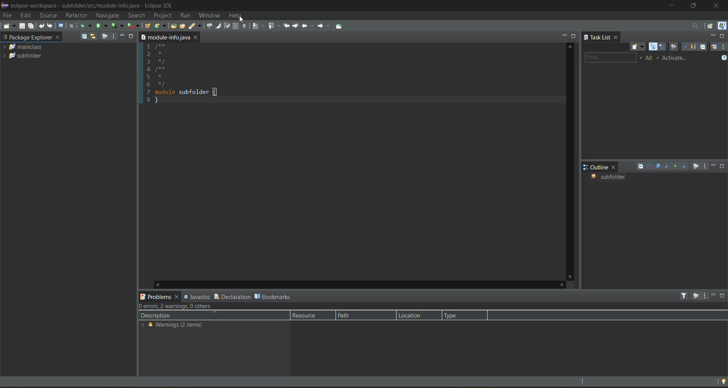 Image resolution: width=728 pixels, height=388 pixels. I want to click on type, so click(457, 314).